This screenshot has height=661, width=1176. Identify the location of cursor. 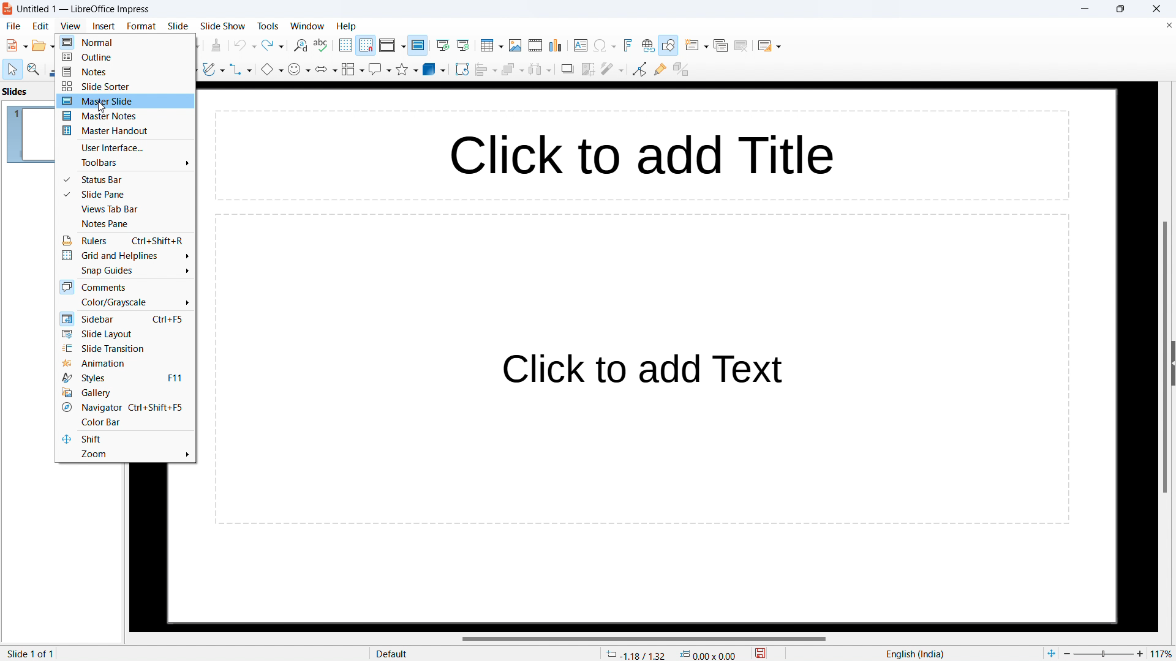
(100, 107).